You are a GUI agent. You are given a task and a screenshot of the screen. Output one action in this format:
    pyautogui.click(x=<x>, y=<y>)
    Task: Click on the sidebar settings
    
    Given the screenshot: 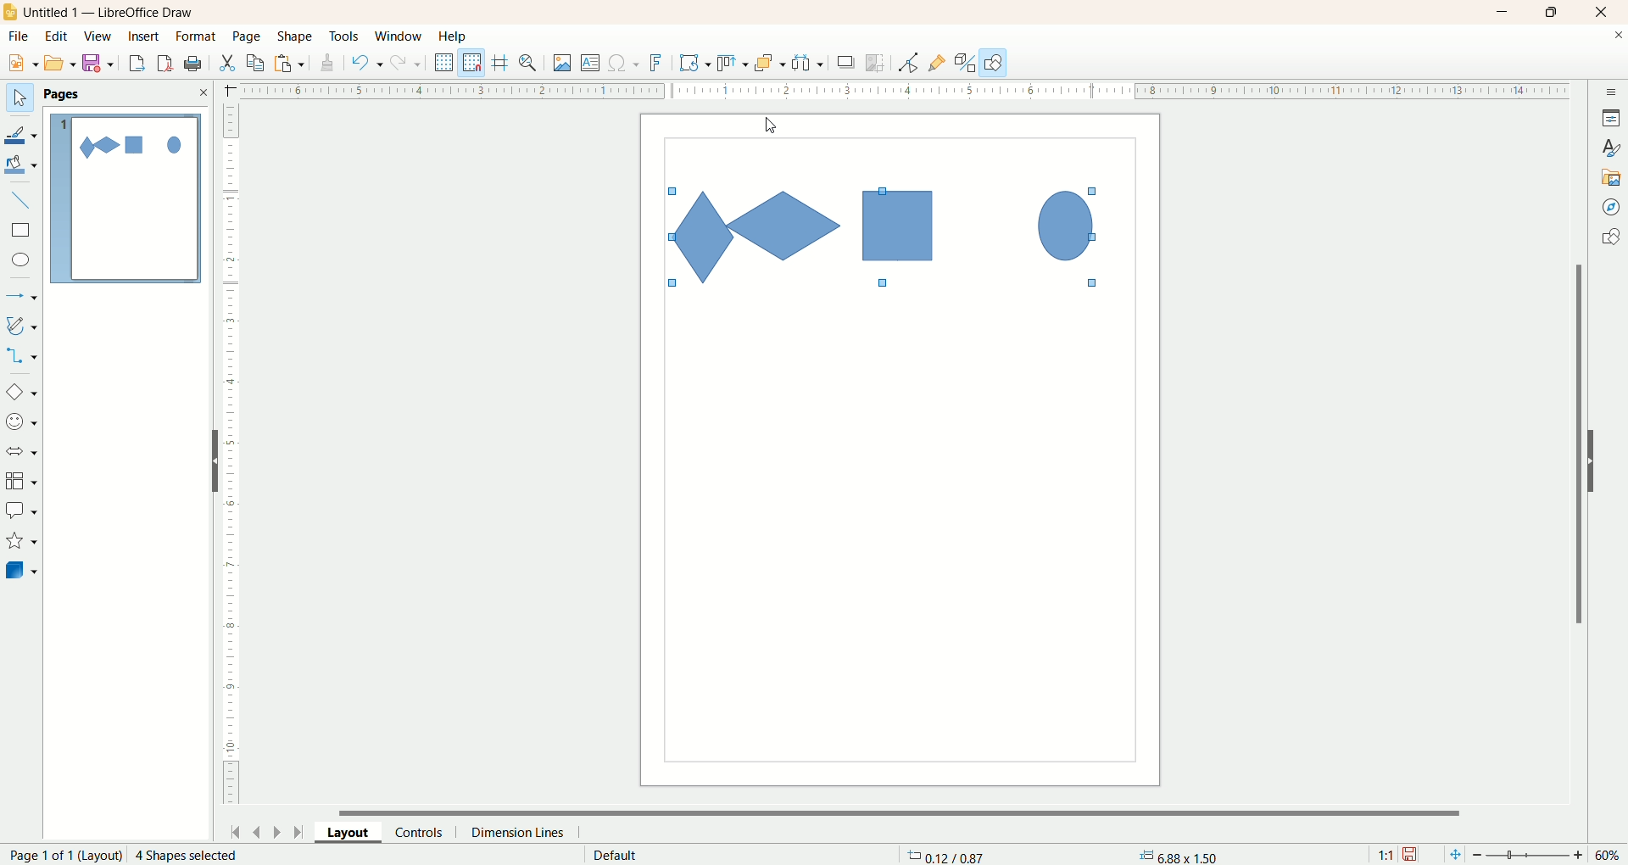 What is the action you would take?
    pyautogui.click(x=1612, y=90)
    